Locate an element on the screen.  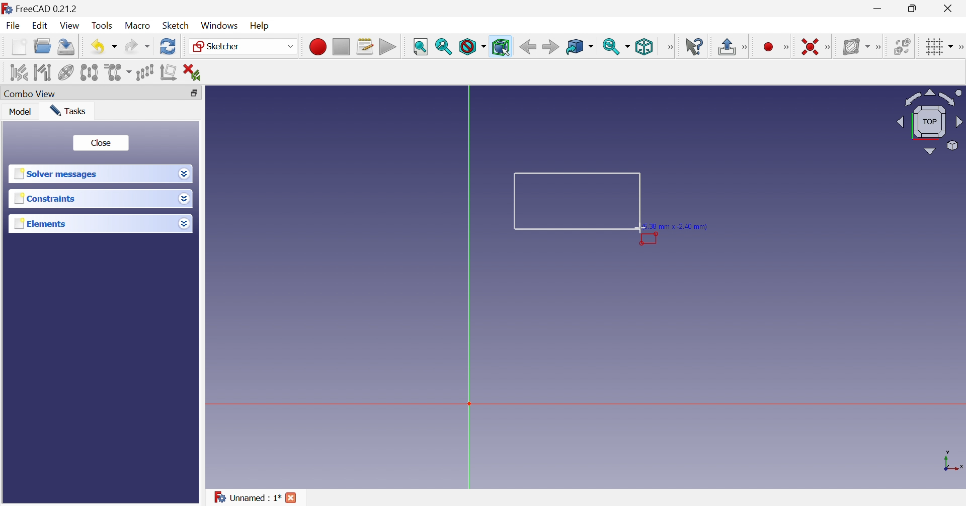
Solver messages is located at coordinates (55, 173).